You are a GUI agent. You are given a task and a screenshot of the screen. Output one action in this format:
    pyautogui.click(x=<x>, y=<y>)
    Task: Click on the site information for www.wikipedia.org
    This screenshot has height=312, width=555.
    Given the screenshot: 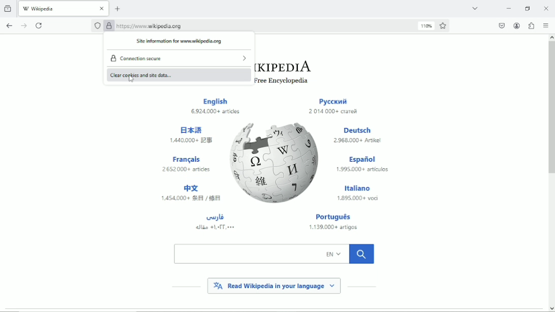 What is the action you would take?
    pyautogui.click(x=179, y=42)
    